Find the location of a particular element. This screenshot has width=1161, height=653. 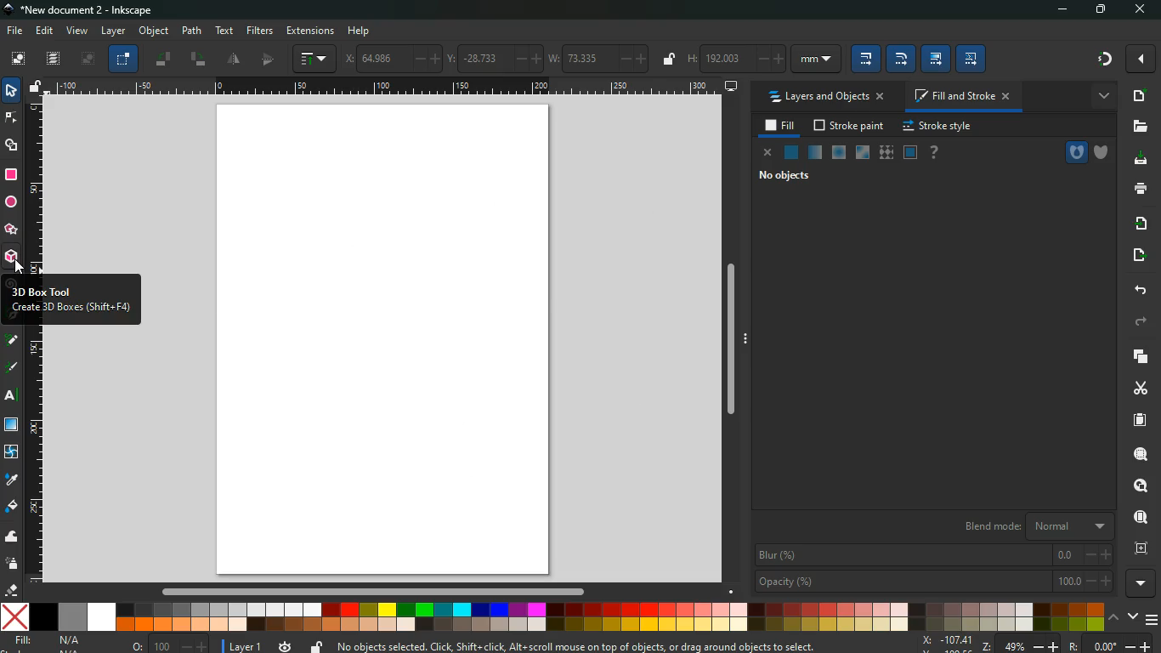

receive is located at coordinates (1136, 223).